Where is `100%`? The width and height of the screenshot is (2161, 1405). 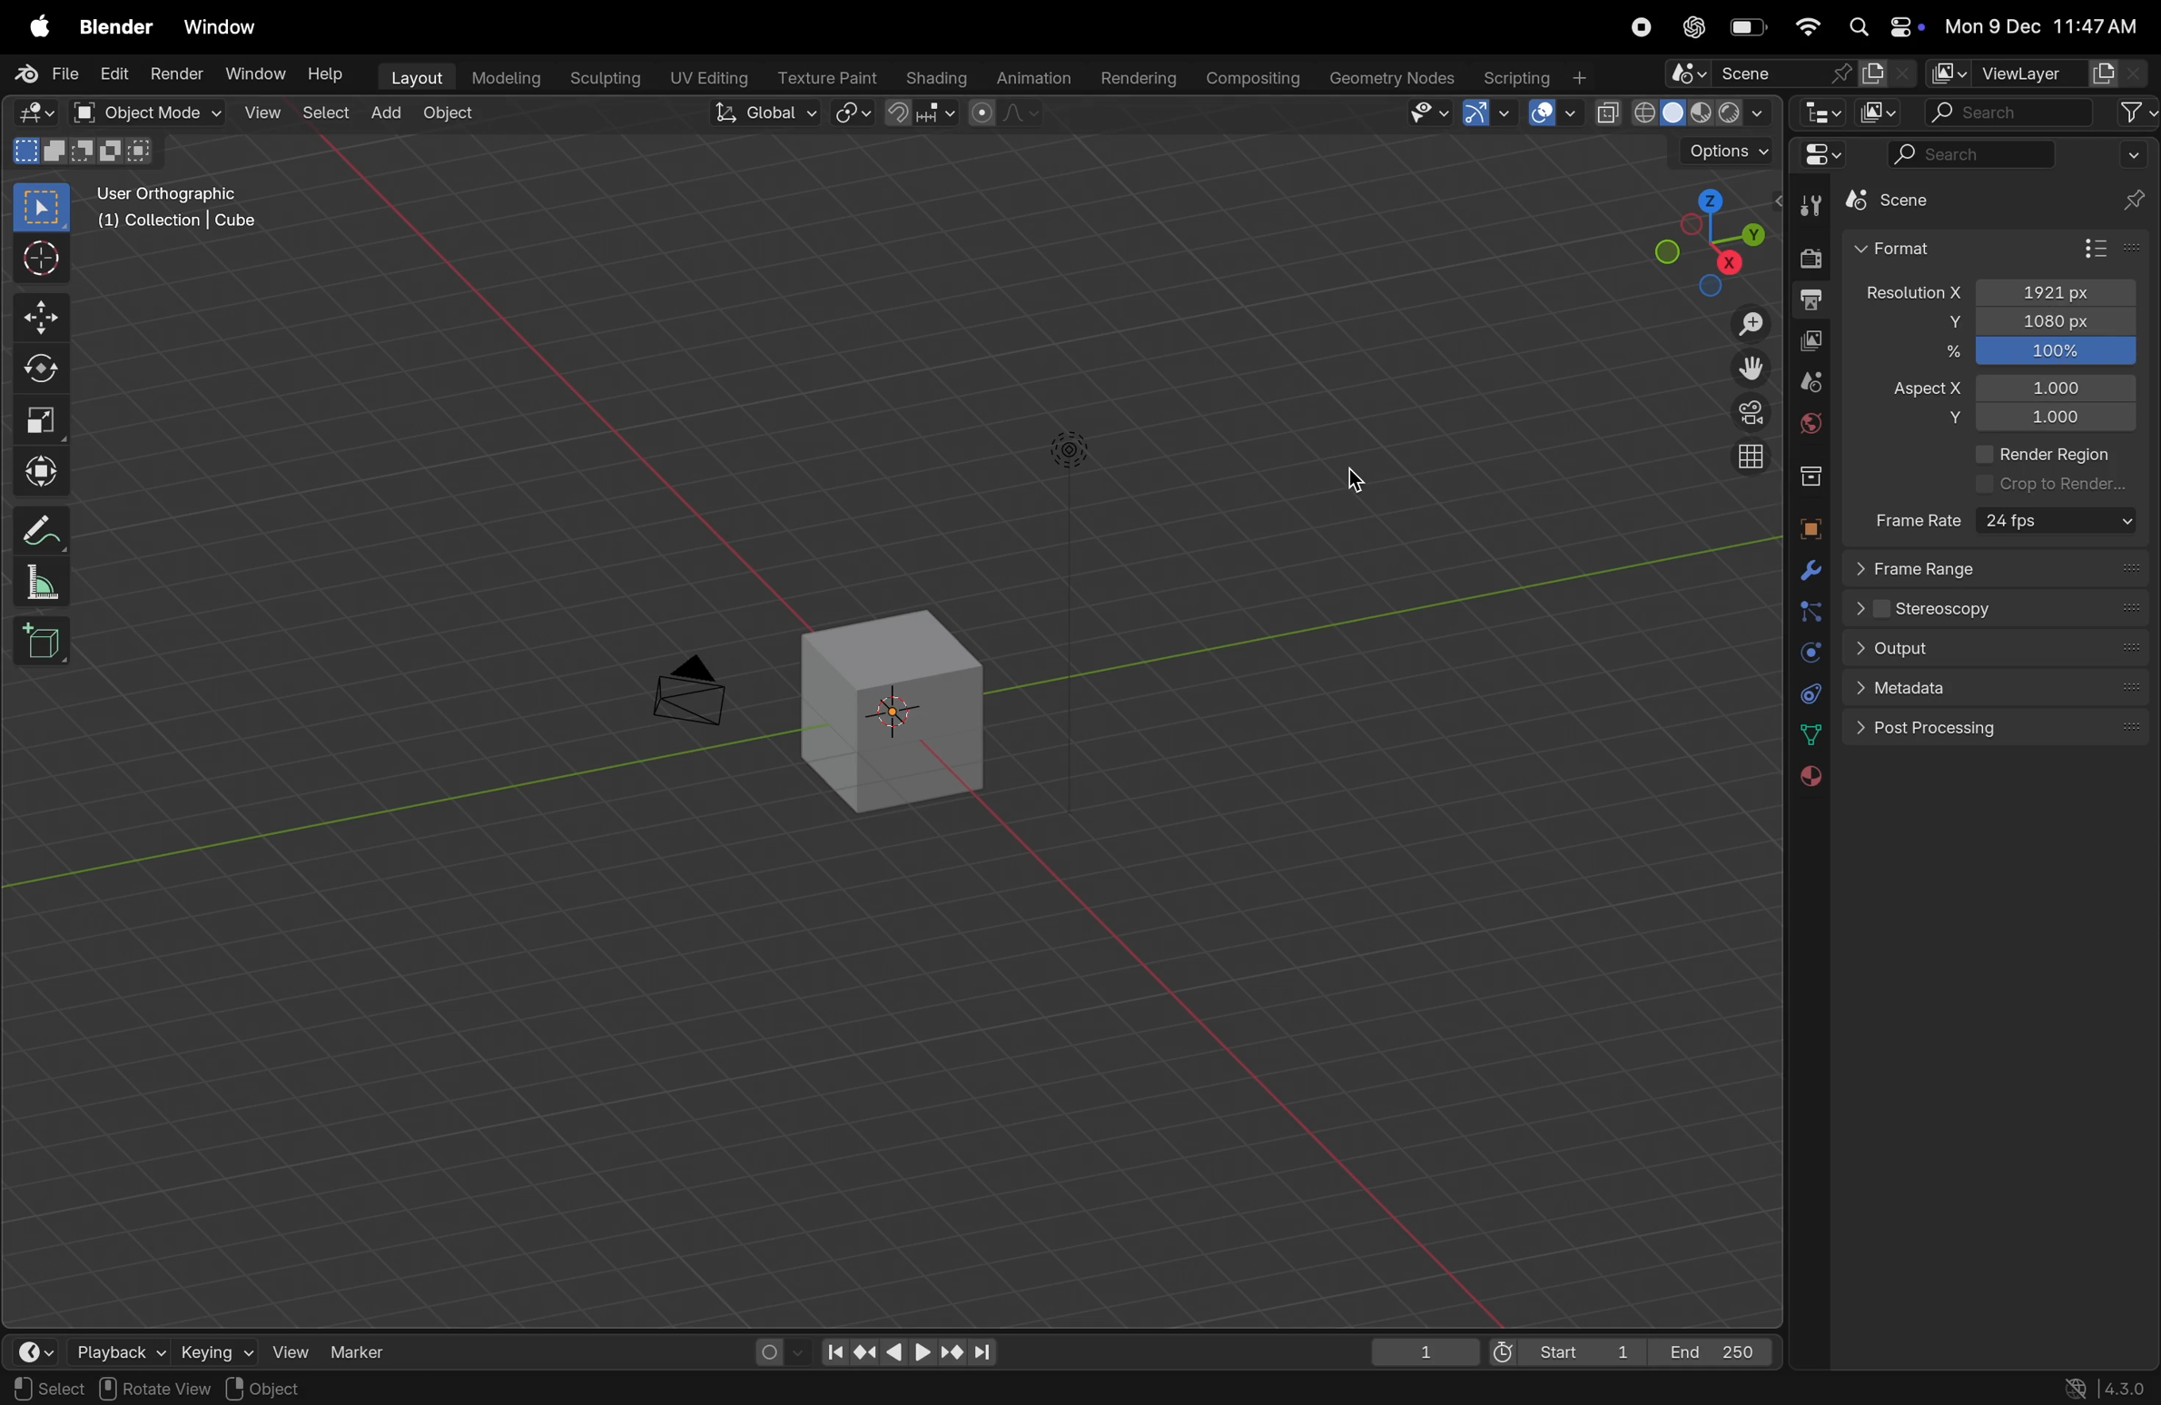
100% is located at coordinates (2056, 352).